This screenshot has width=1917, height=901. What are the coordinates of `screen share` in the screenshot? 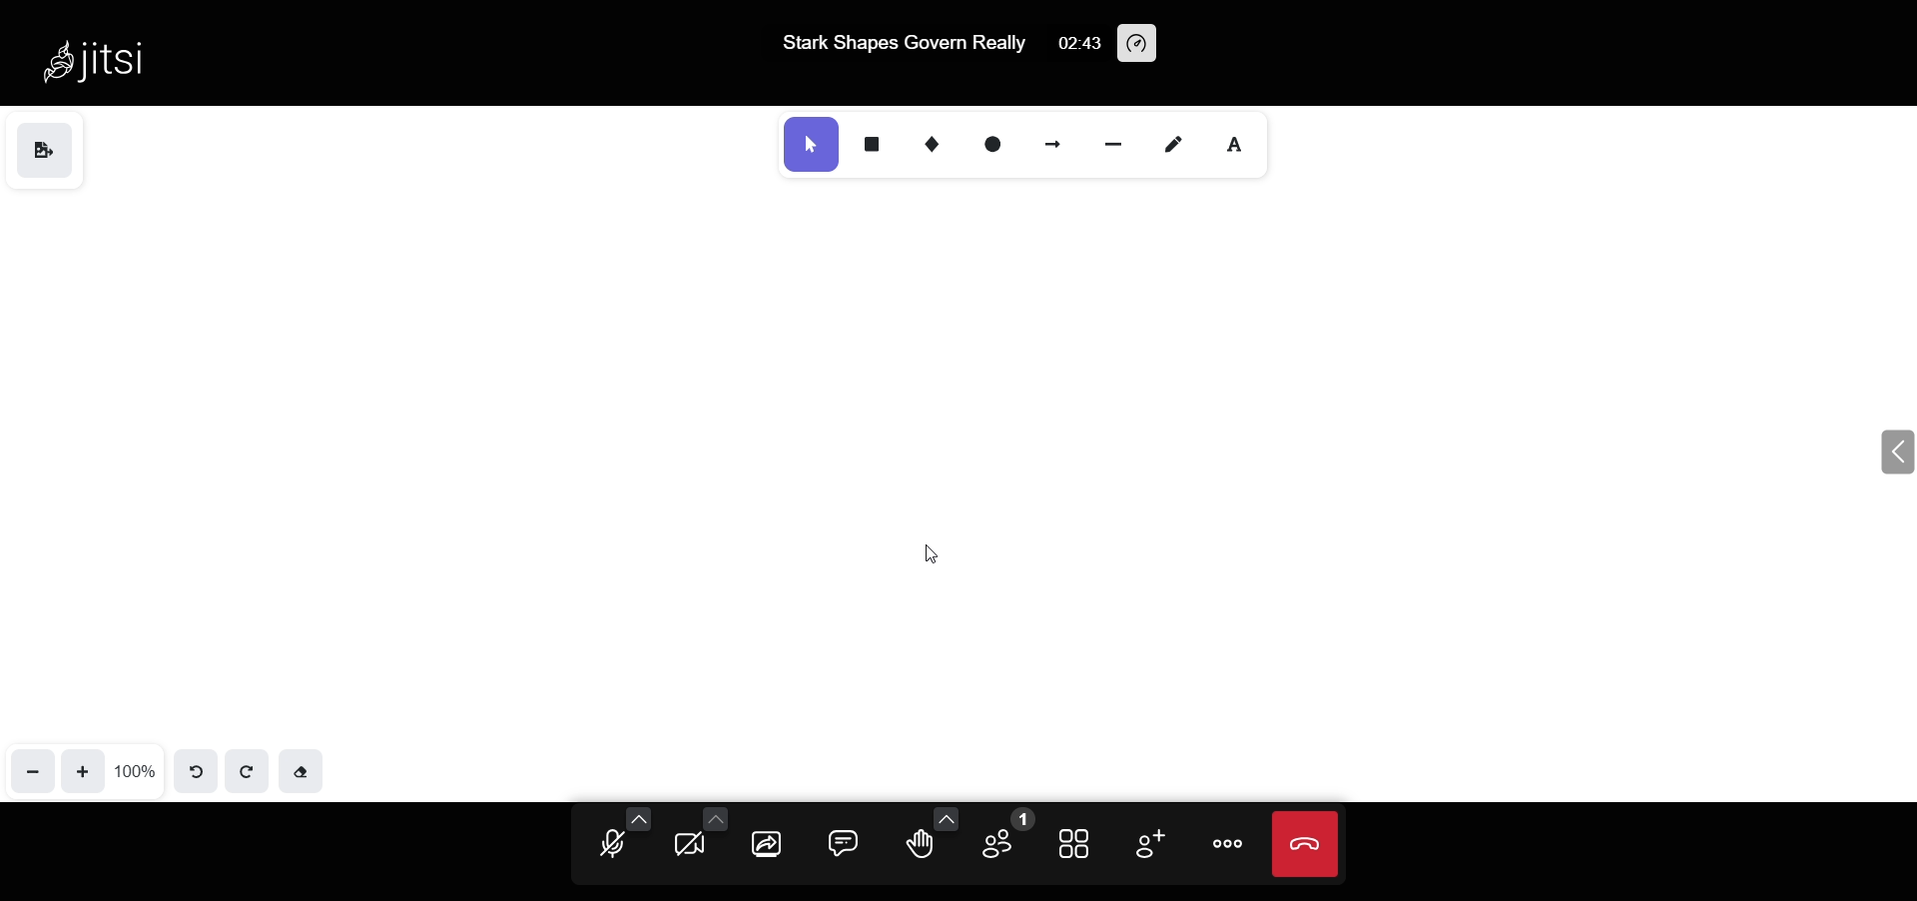 It's located at (769, 845).